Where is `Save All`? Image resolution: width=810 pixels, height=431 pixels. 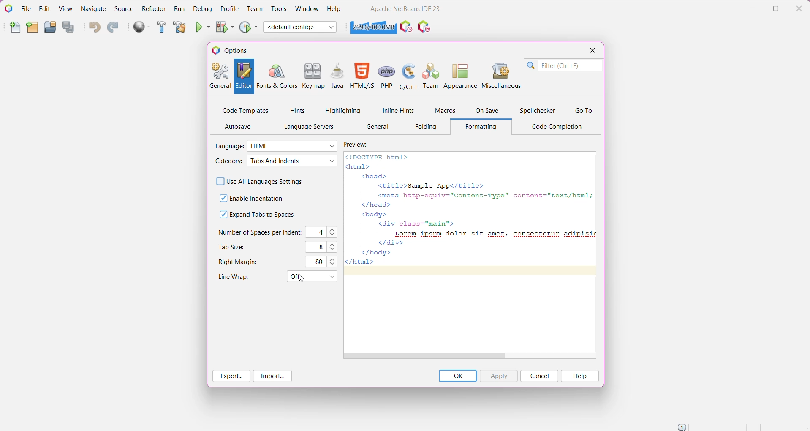
Save All is located at coordinates (70, 27).